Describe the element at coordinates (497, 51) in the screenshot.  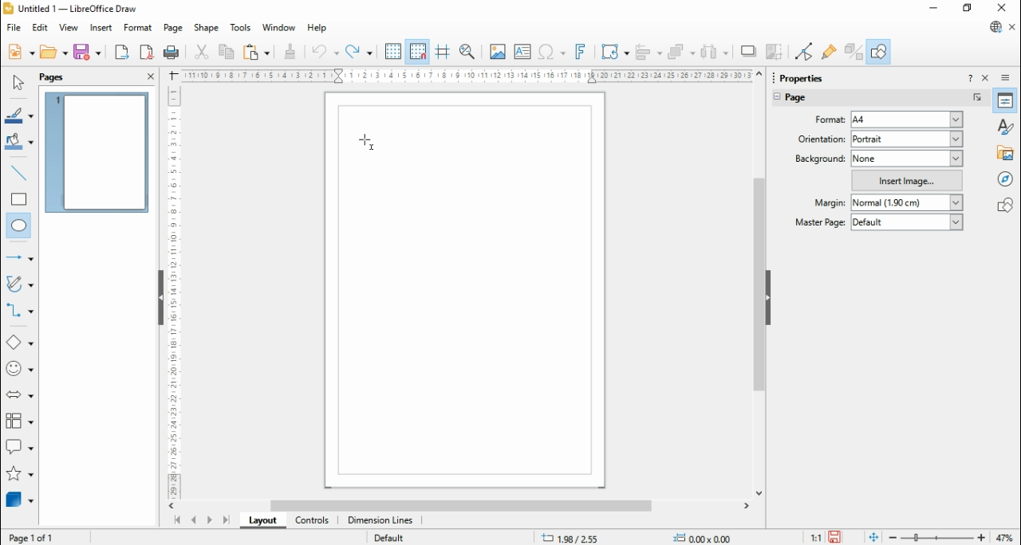
I see `insert image` at that location.